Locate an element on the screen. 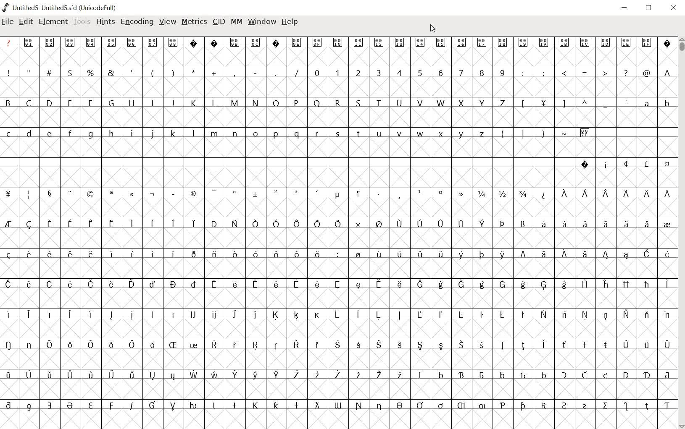 The image size is (685, 429). Symbol is located at coordinates (626, 375).